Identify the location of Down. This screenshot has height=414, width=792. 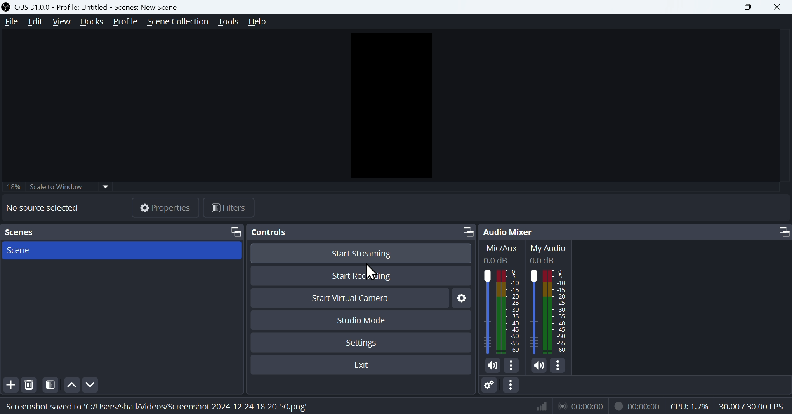
(90, 383).